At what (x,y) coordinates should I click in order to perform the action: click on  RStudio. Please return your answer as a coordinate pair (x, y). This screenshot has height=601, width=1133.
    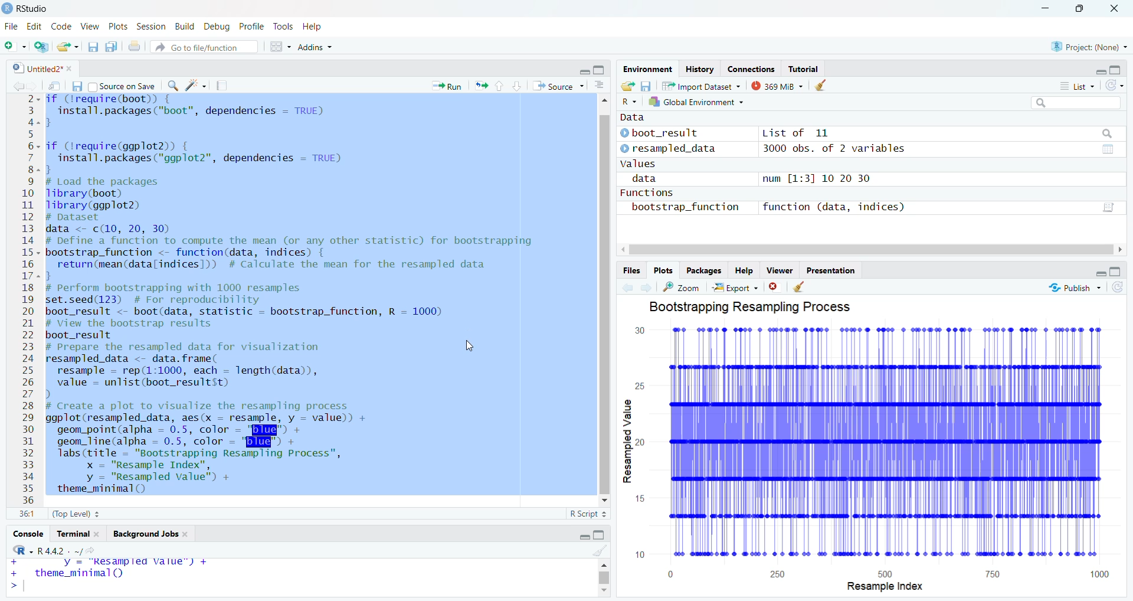
    Looking at the image, I should click on (32, 7).